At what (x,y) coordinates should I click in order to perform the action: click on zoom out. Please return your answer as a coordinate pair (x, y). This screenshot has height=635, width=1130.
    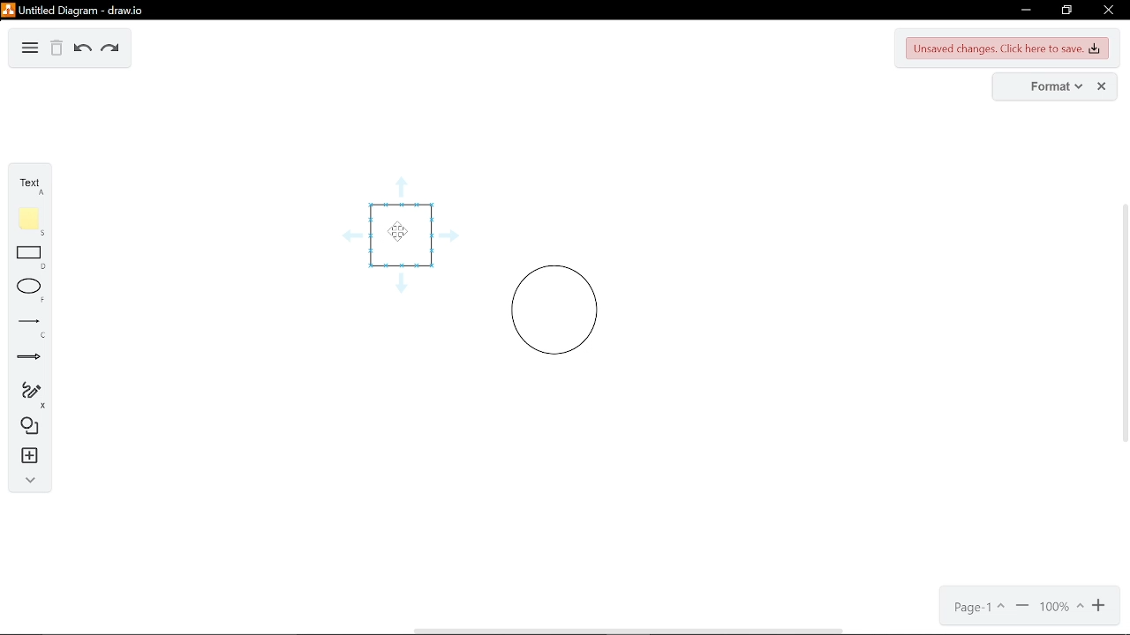
    Looking at the image, I should click on (1100, 607).